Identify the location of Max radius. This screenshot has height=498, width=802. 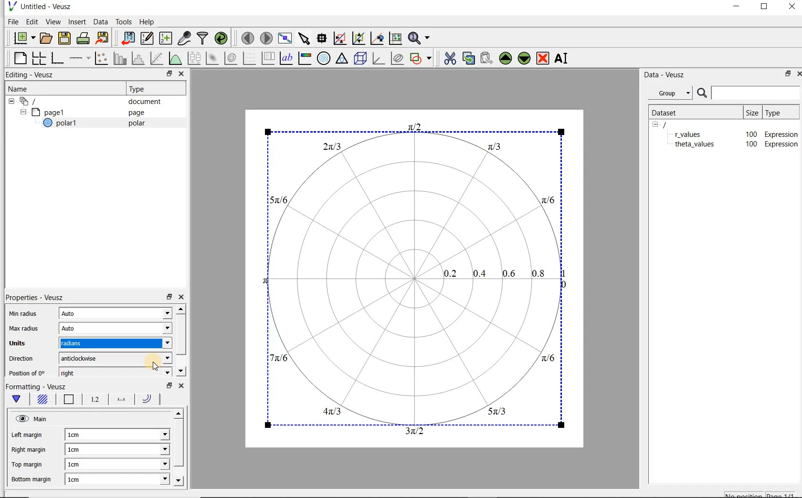
(22, 328).